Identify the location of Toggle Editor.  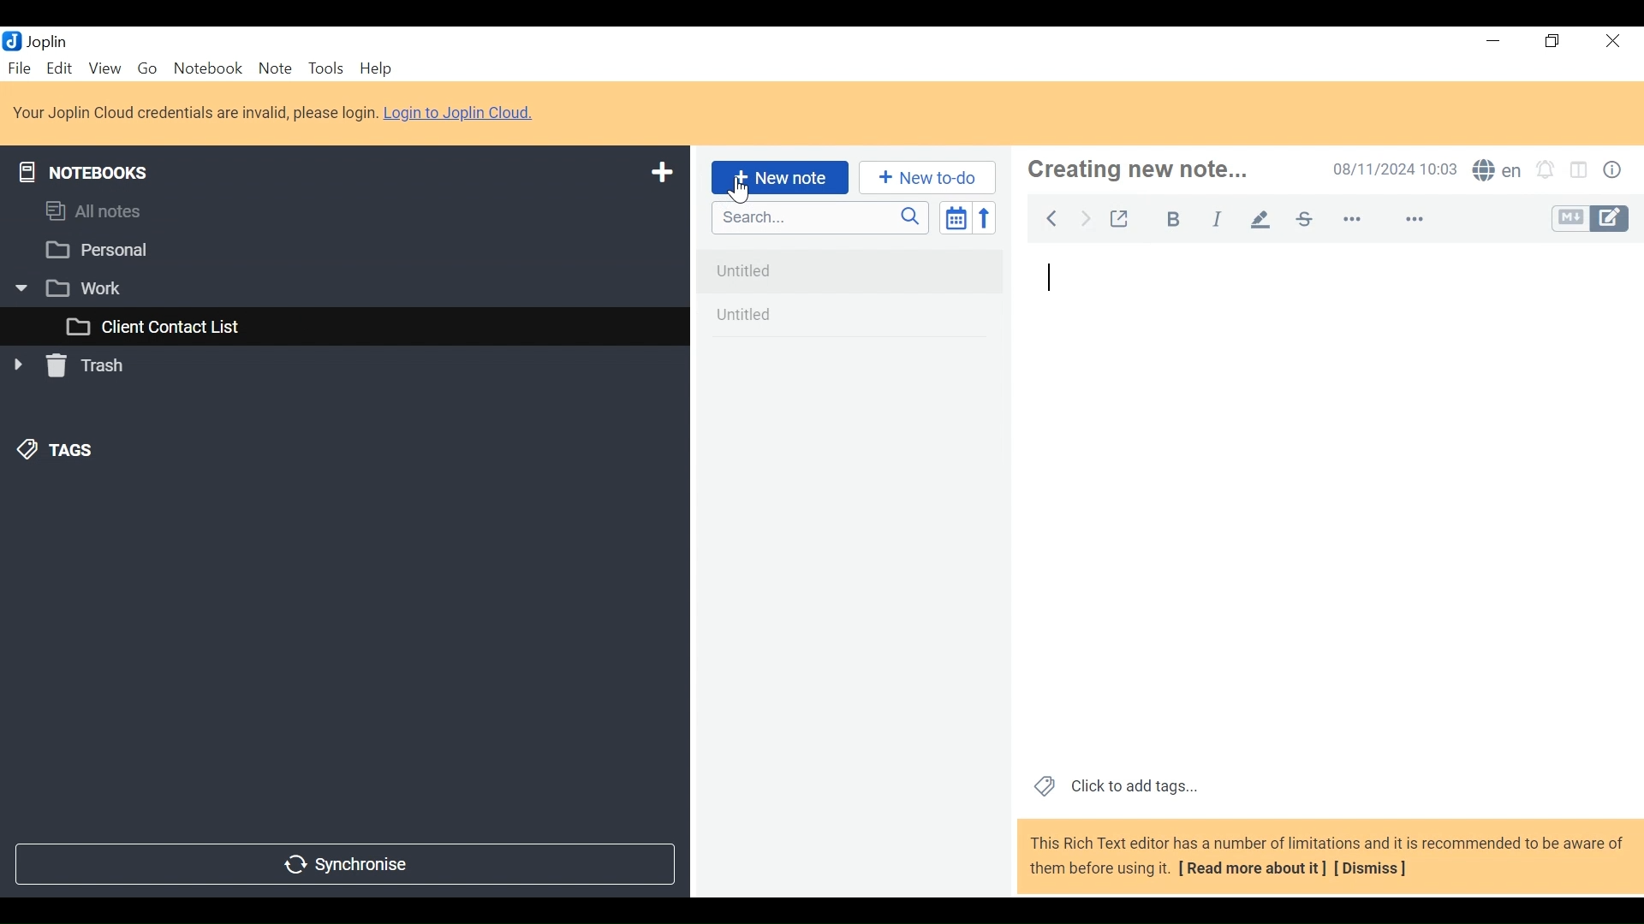
(1591, 217).